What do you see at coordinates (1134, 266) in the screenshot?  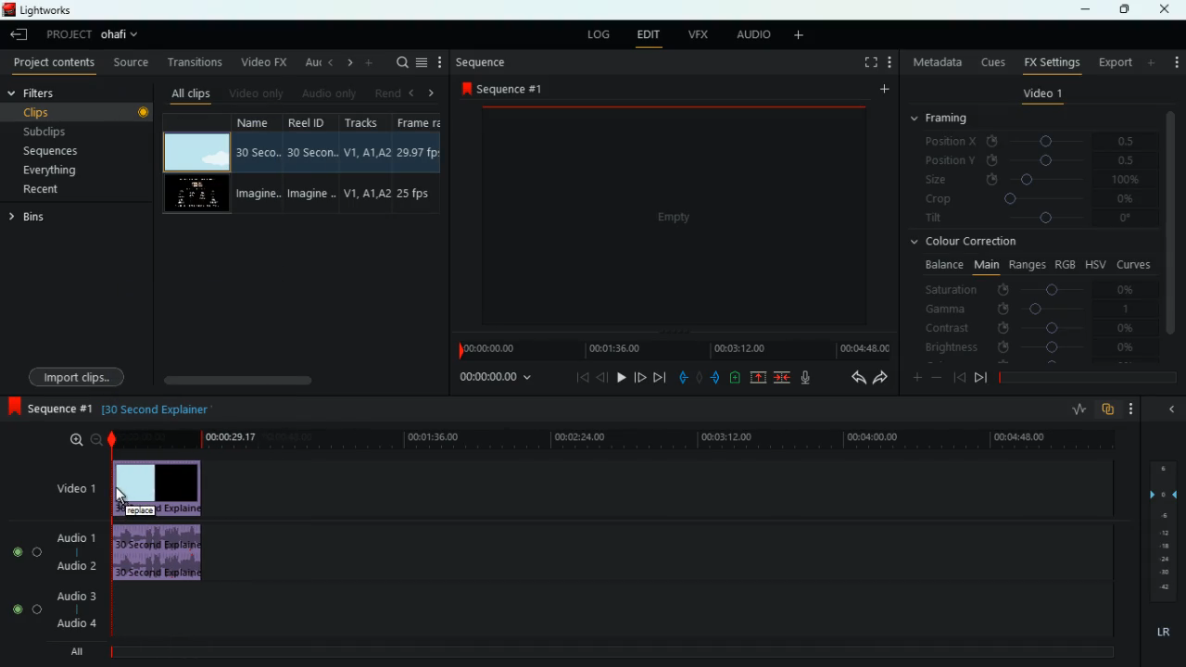 I see `curves` at bounding box center [1134, 266].